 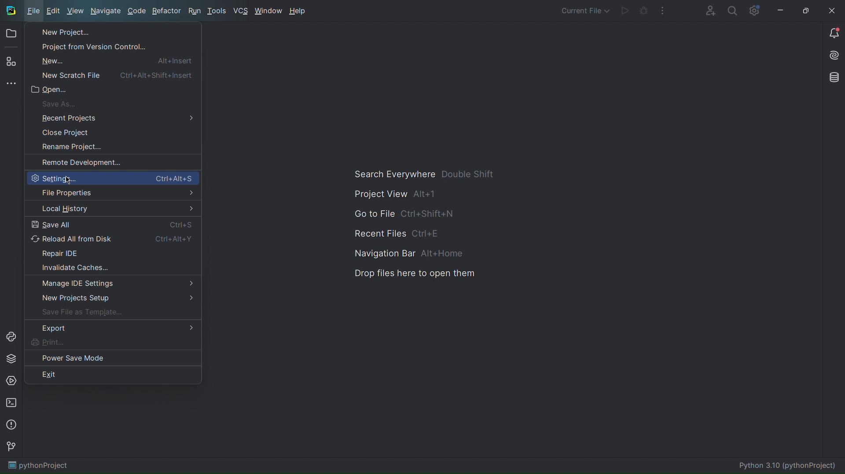 What do you see at coordinates (194, 12) in the screenshot?
I see `Run` at bounding box center [194, 12].